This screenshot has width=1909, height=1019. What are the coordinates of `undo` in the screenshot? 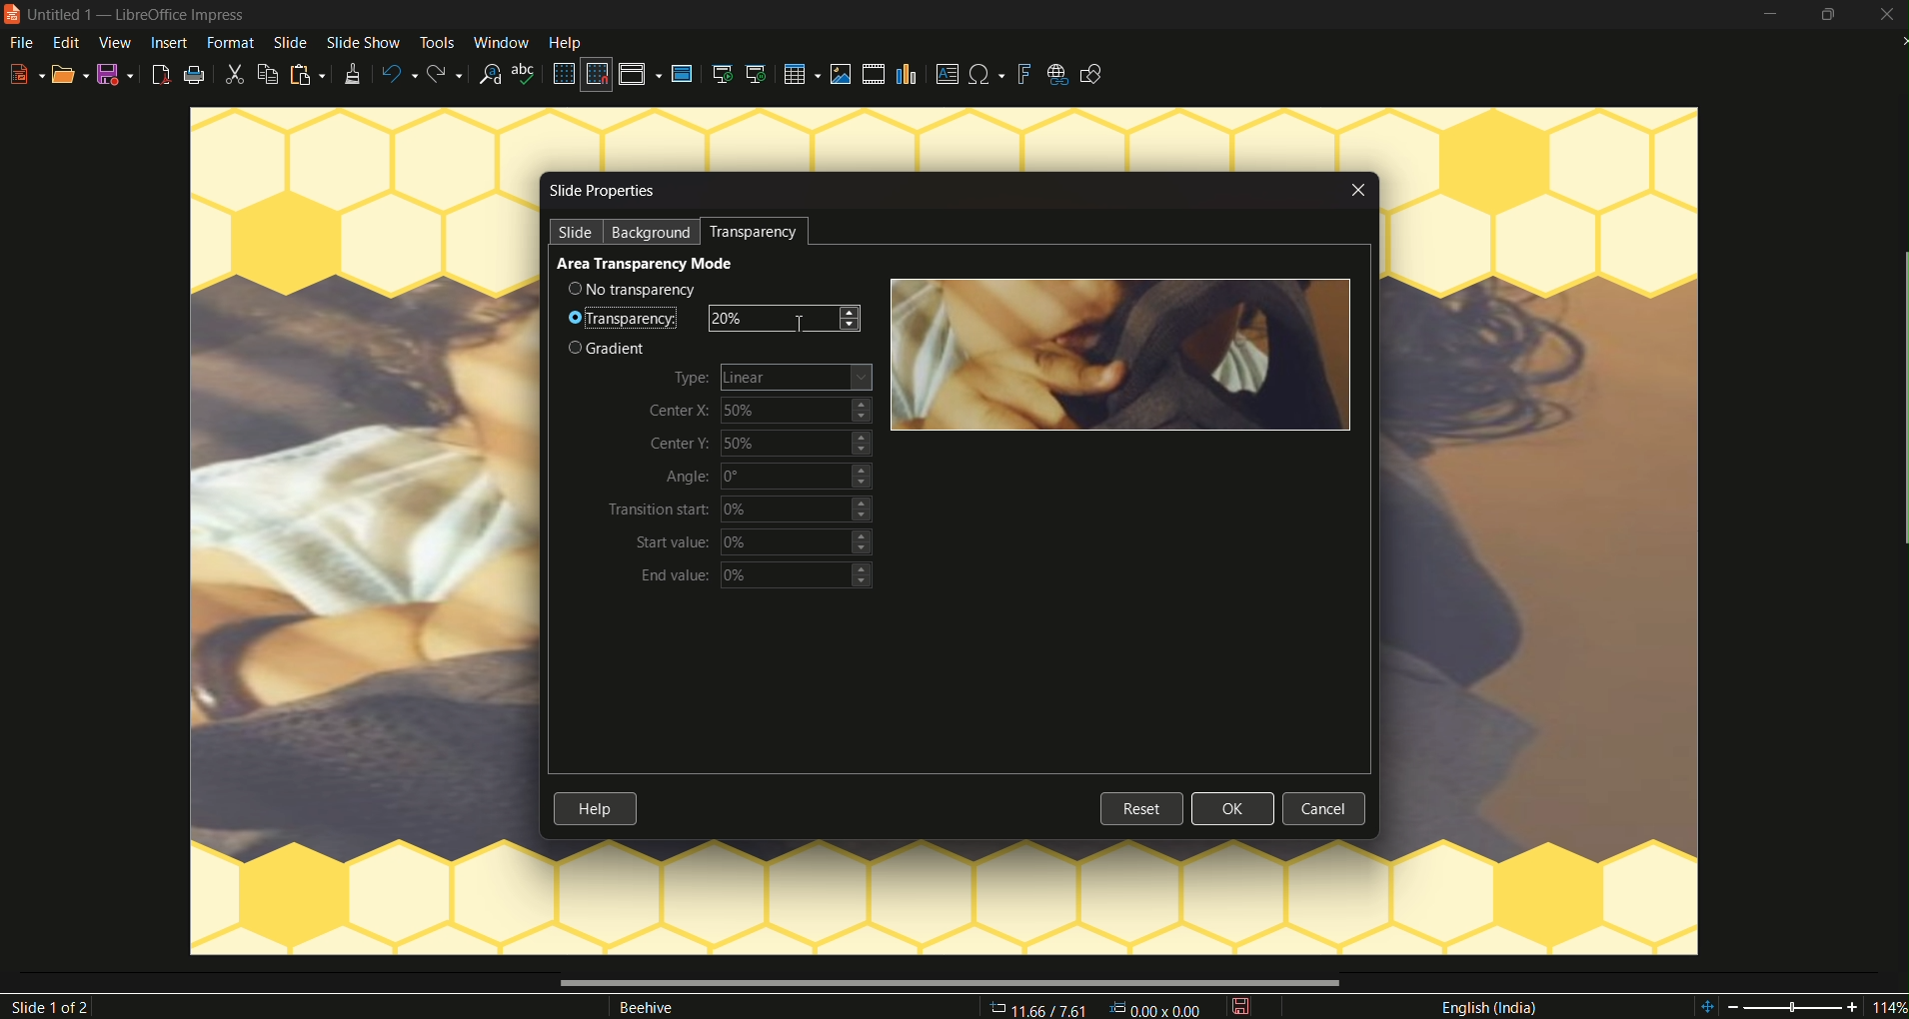 It's located at (397, 71).